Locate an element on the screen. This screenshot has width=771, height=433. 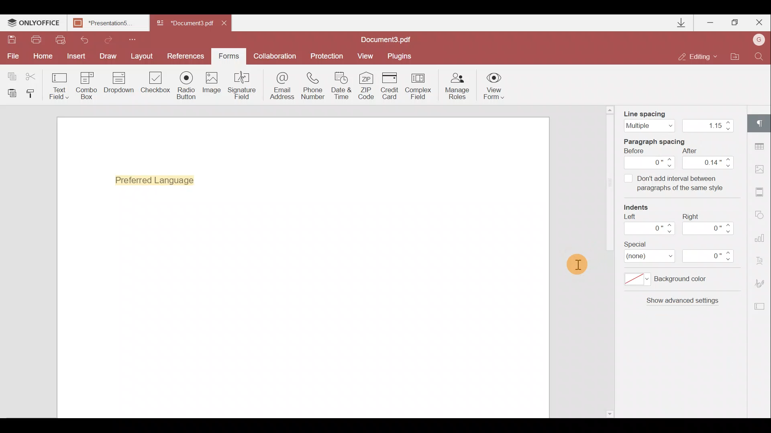
0 is located at coordinates (708, 229).